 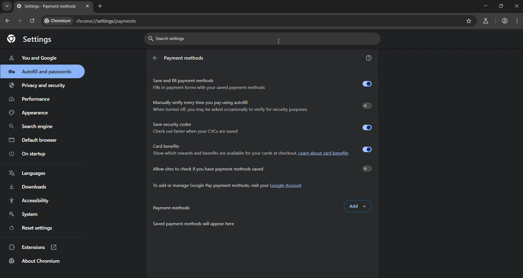 I want to click on default browser, so click(x=32, y=140).